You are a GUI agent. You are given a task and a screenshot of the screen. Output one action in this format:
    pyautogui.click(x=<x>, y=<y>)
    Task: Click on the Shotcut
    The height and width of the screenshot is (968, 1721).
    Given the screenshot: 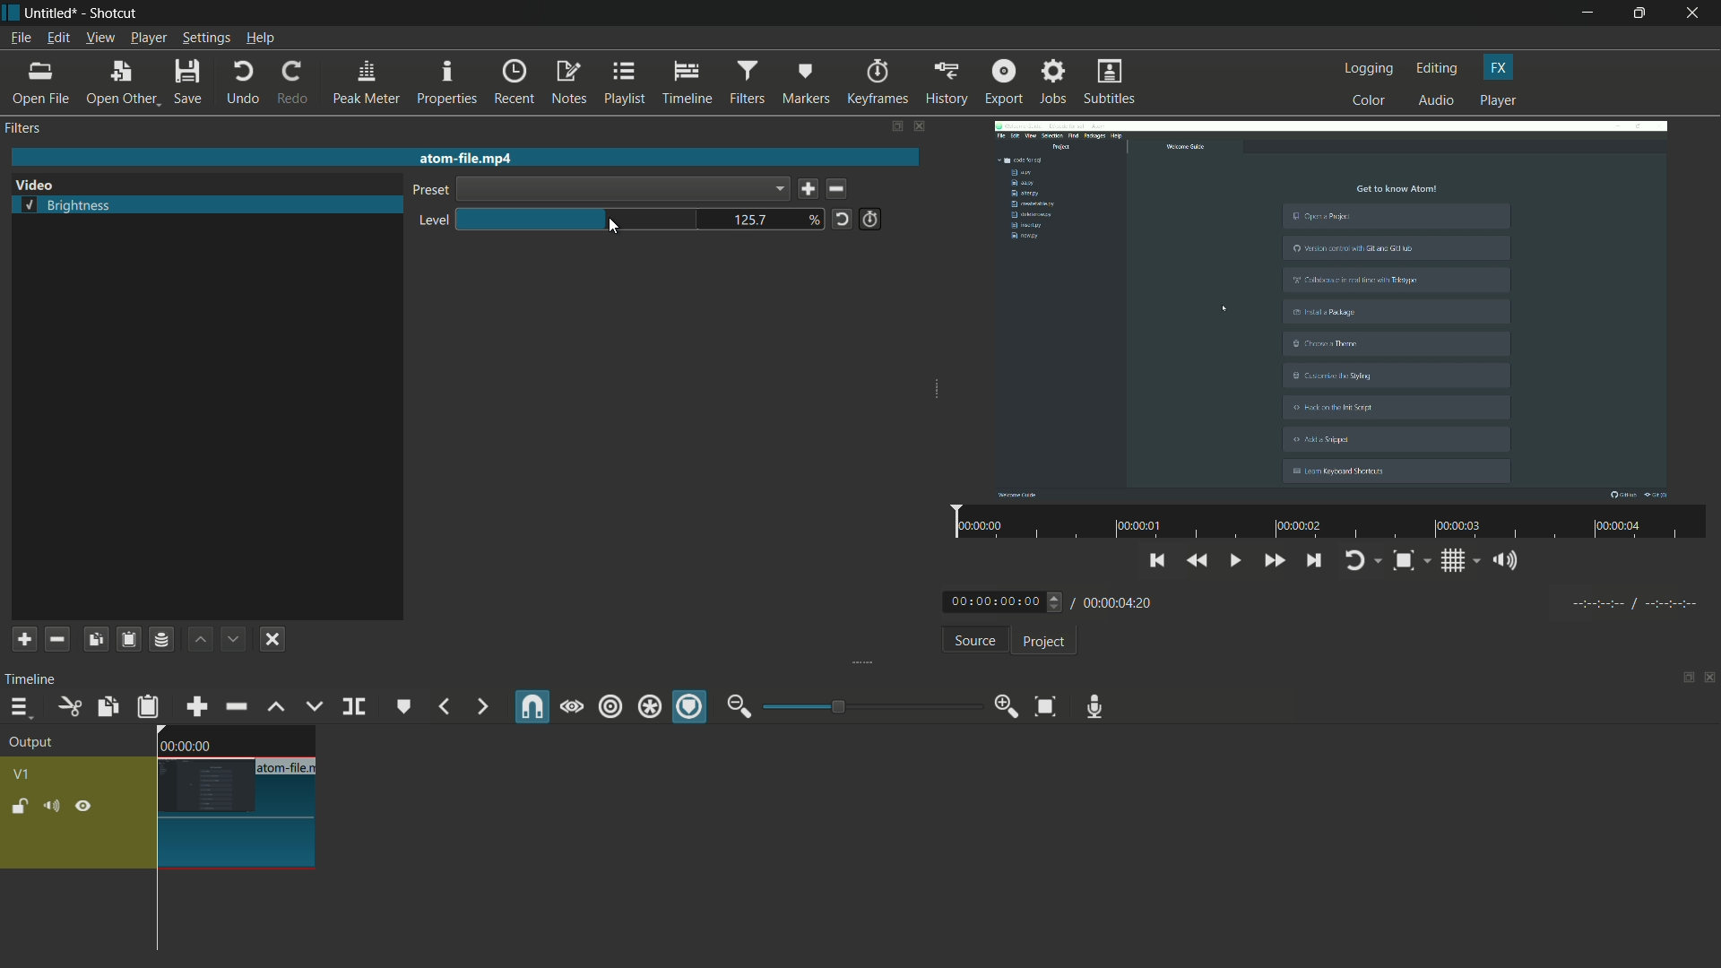 What is the action you would take?
    pyautogui.click(x=115, y=14)
    